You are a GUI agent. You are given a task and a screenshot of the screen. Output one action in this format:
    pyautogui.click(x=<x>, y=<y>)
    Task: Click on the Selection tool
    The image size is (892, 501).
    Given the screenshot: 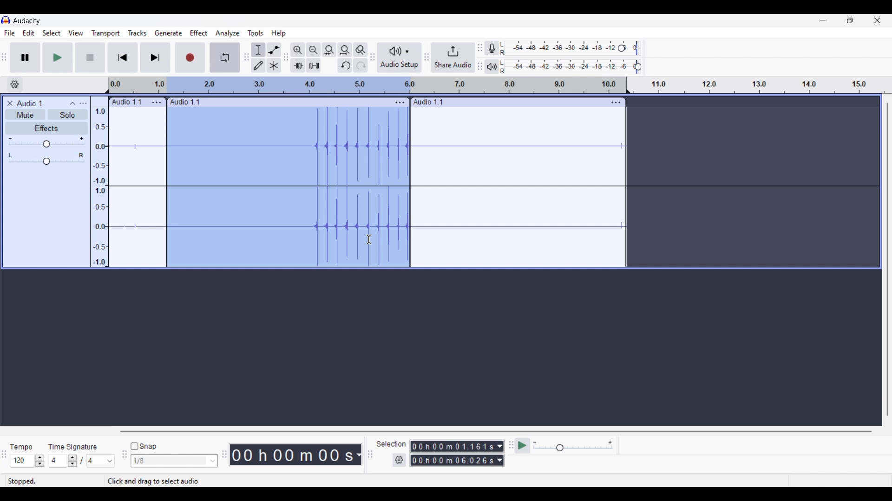 What is the action you would take?
    pyautogui.click(x=258, y=49)
    